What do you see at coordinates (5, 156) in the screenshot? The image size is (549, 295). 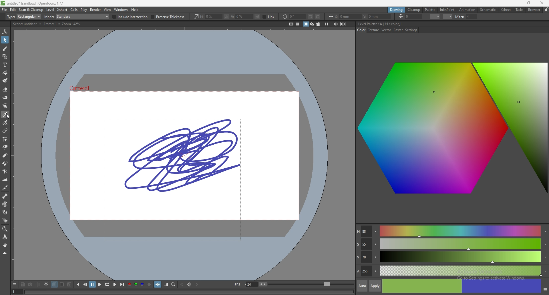 I see `pump tool` at bounding box center [5, 156].